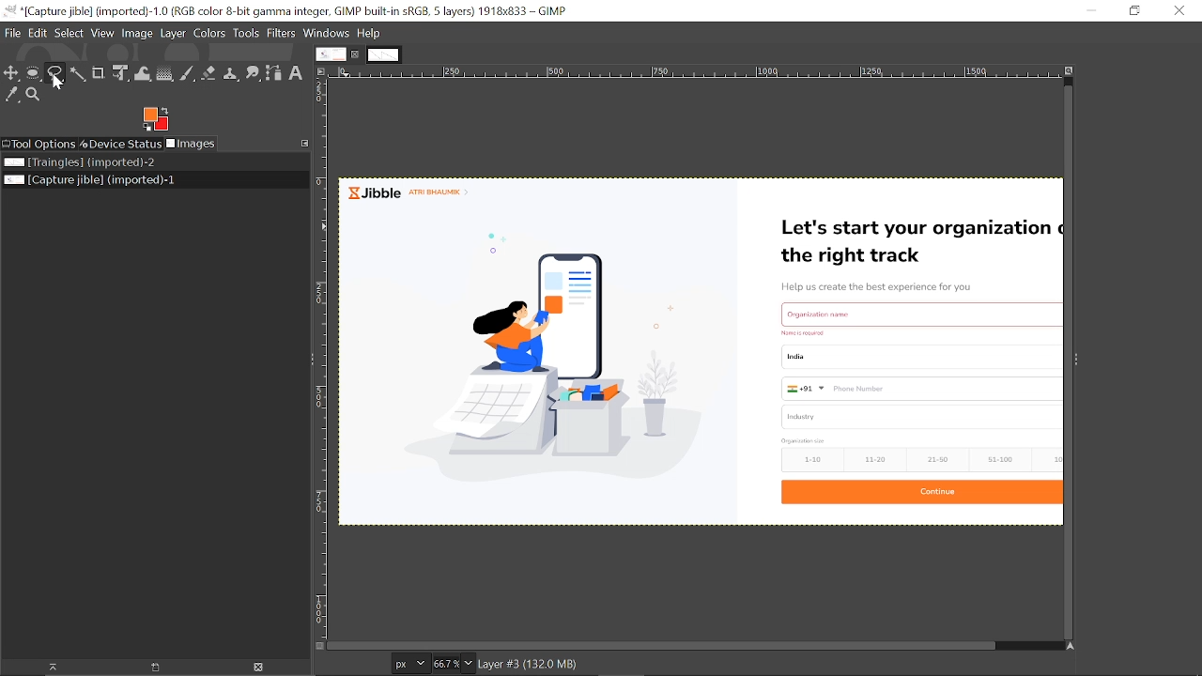 Image resolution: width=1202 pixels, height=676 pixels. Describe the element at coordinates (331, 54) in the screenshot. I see `Current tab` at that location.